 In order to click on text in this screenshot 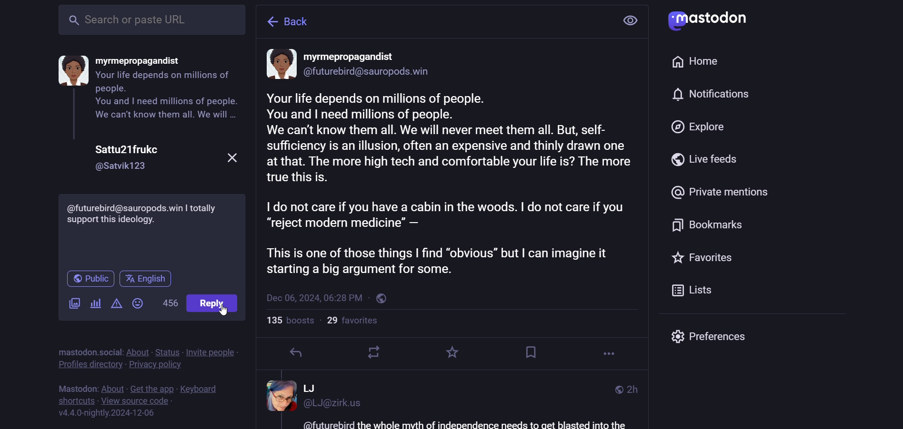, I will do `click(463, 424)`.